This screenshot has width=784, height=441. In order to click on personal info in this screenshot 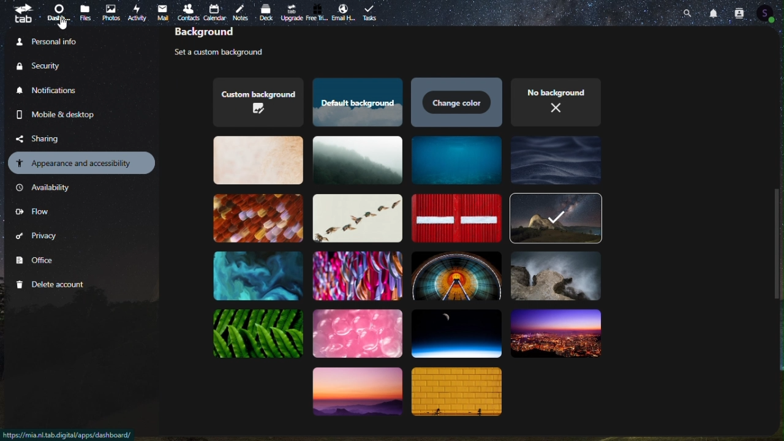, I will do `click(62, 40)`.